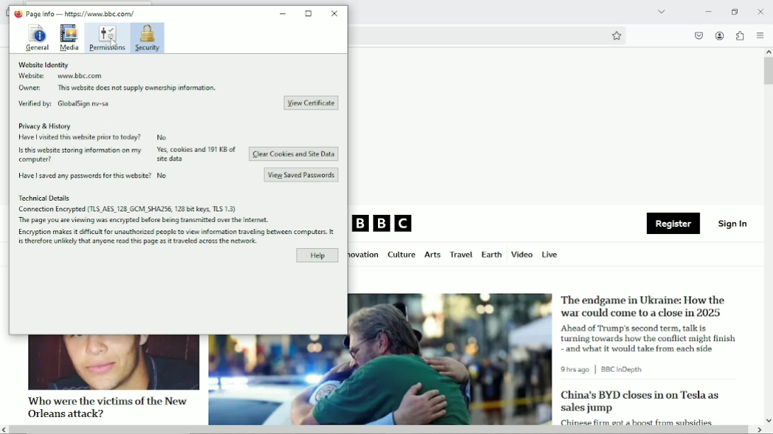 This screenshot has height=434, width=773. I want to click on scroll up, so click(768, 52).